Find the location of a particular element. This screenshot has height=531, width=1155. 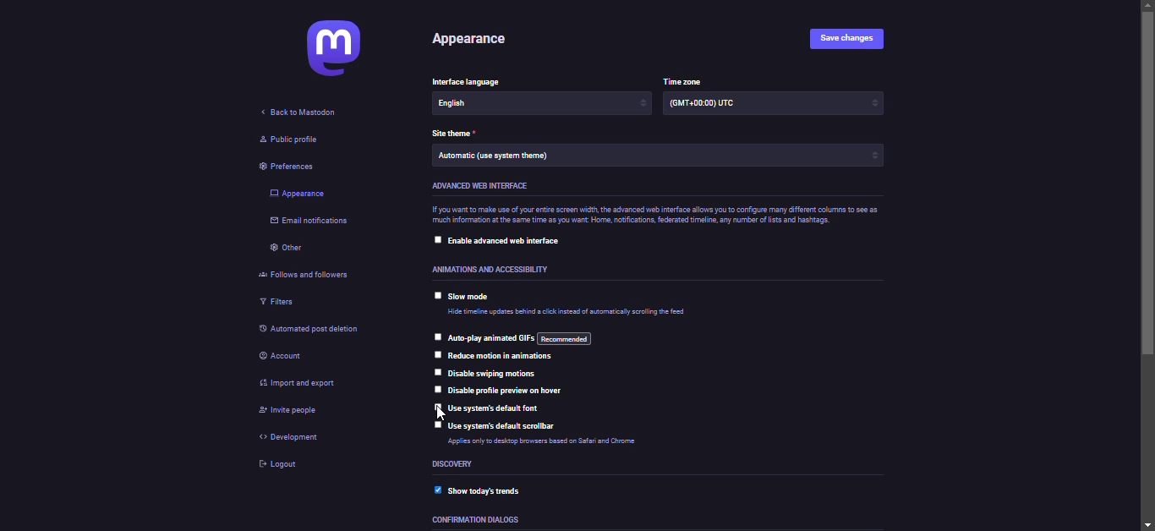

other is located at coordinates (288, 249).